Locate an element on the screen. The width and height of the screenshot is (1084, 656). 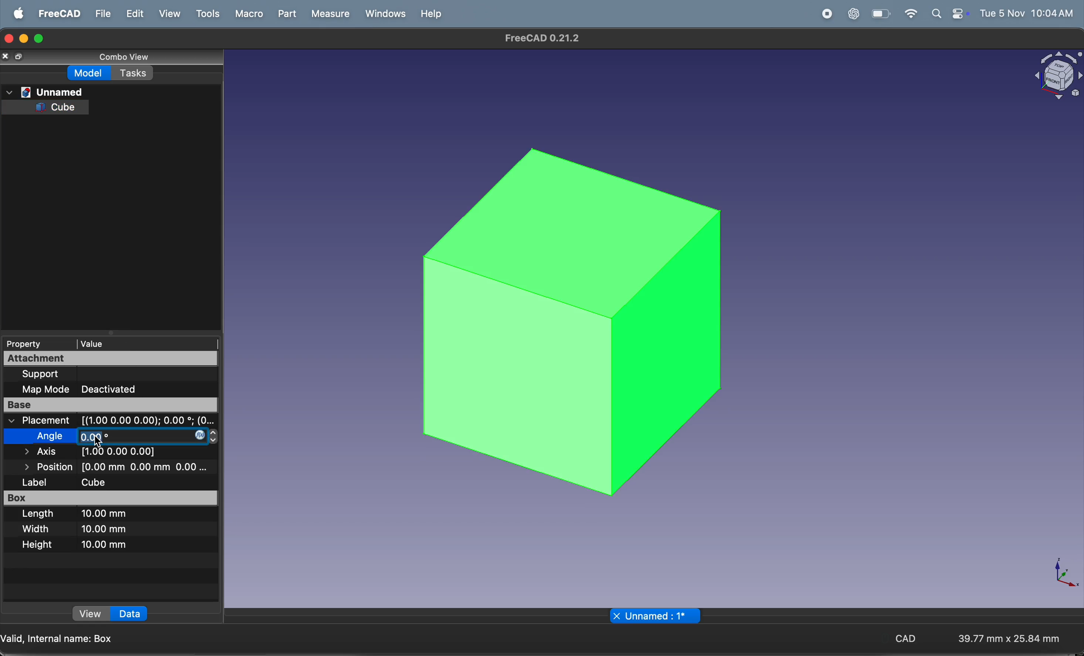
lenghth is located at coordinates (37, 515).